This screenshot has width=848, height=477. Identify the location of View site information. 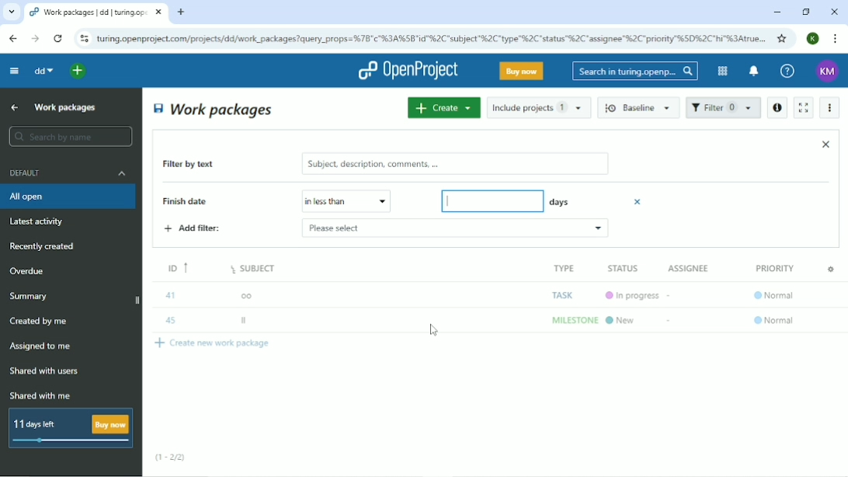
(84, 39).